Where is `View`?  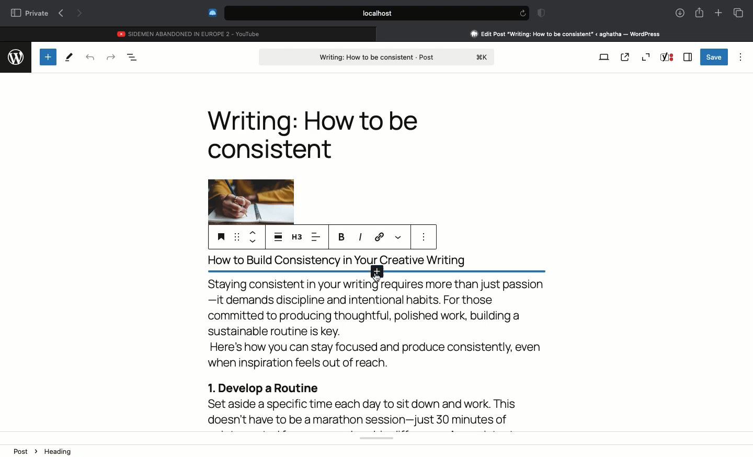
View is located at coordinates (604, 56).